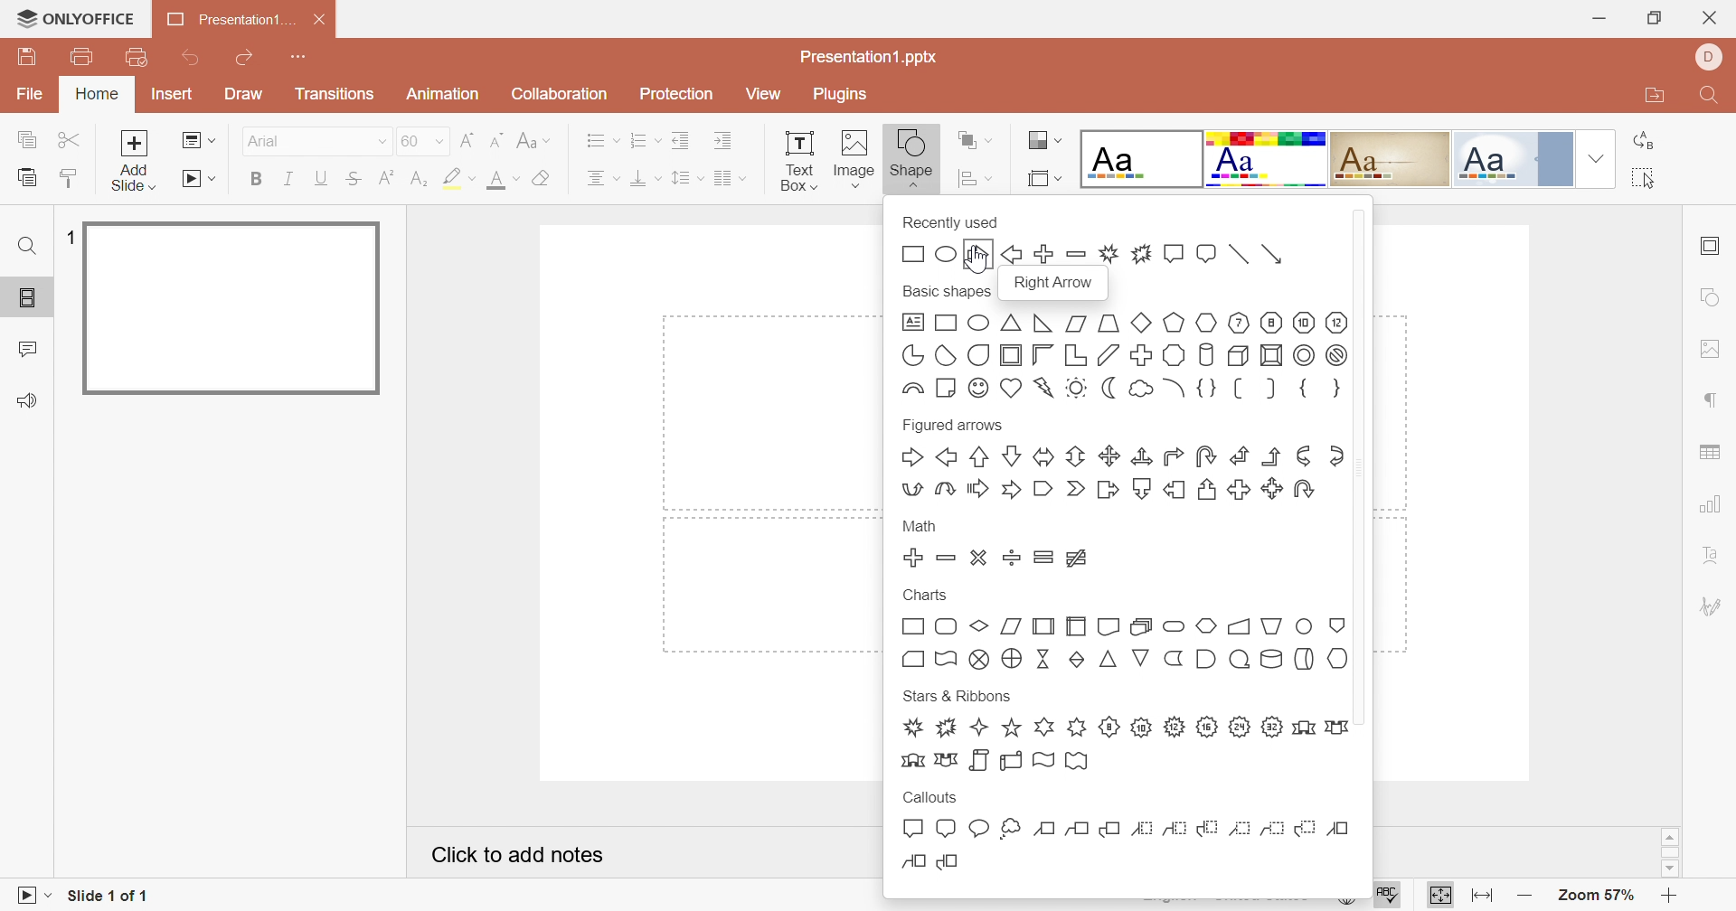 The width and height of the screenshot is (1736, 911). What do you see at coordinates (545, 179) in the screenshot?
I see `Clear style` at bounding box center [545, 179].